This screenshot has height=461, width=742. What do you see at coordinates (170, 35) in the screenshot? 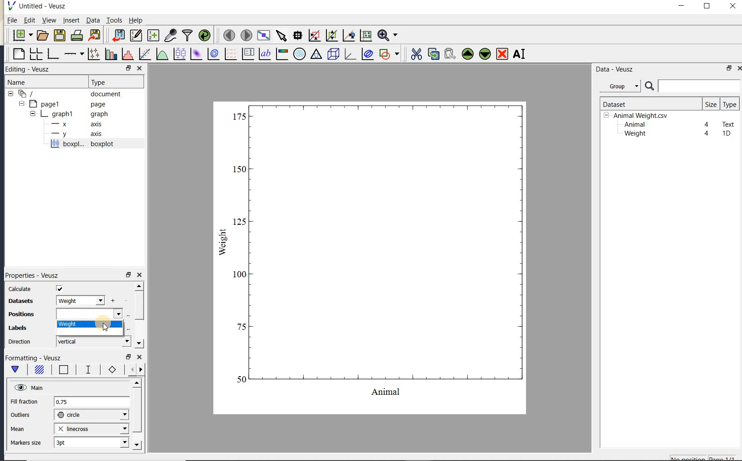
I see `capture remote data` at bounding box center [170, 35].